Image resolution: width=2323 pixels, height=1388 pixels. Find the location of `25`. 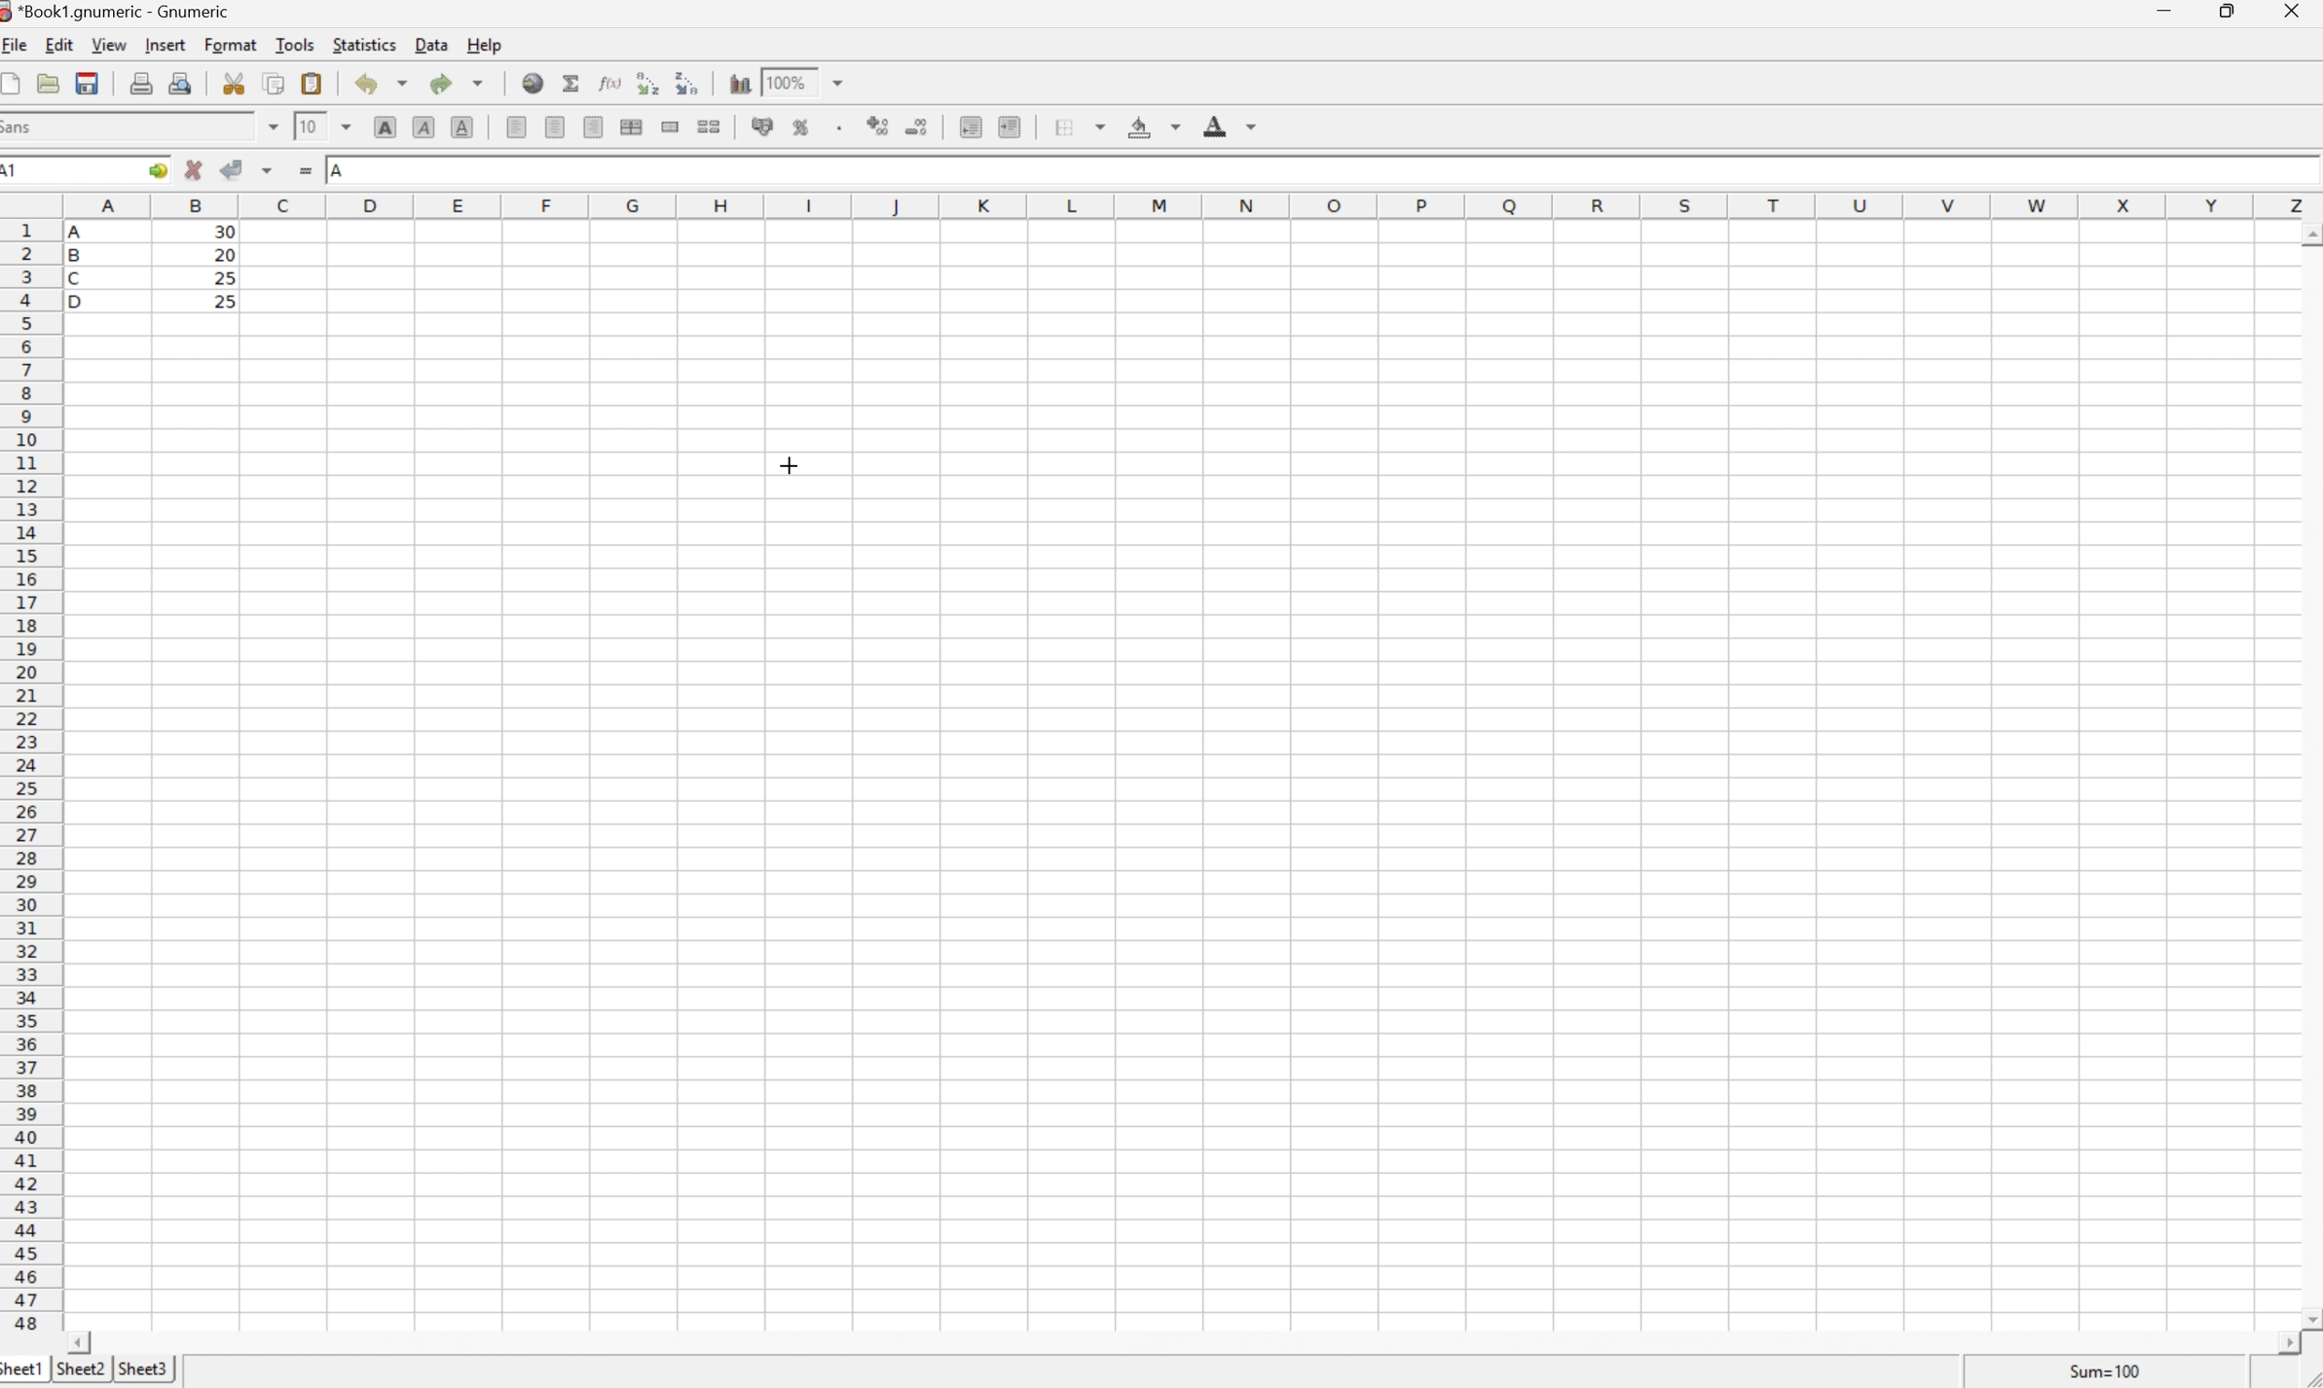

25 is located at coordinates (224, 277).